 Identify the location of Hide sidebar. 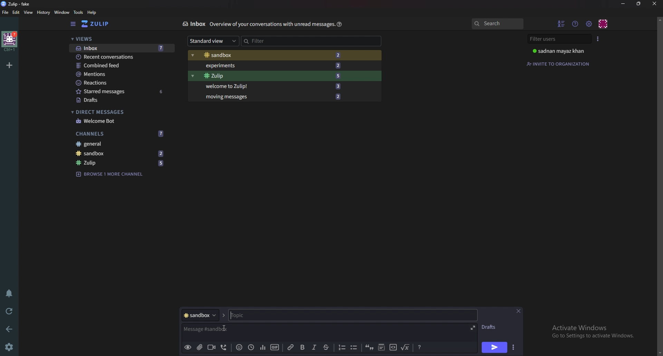
(74, 24).